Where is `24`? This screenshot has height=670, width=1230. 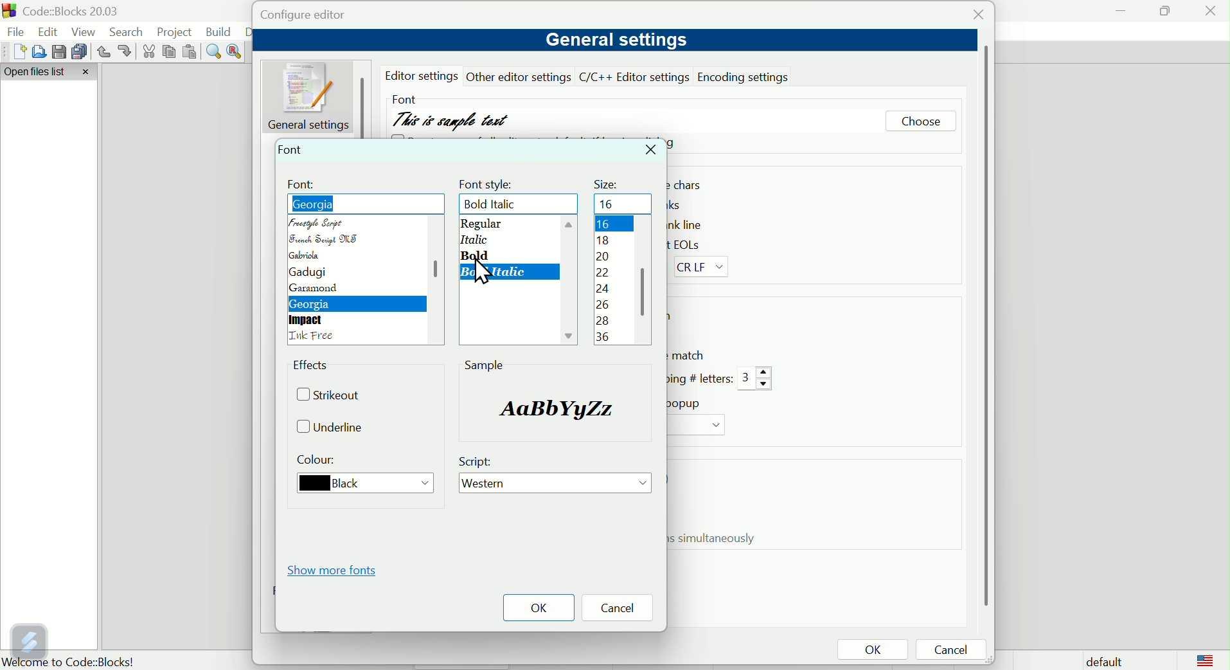
24 is located at coordinates (602, 291).